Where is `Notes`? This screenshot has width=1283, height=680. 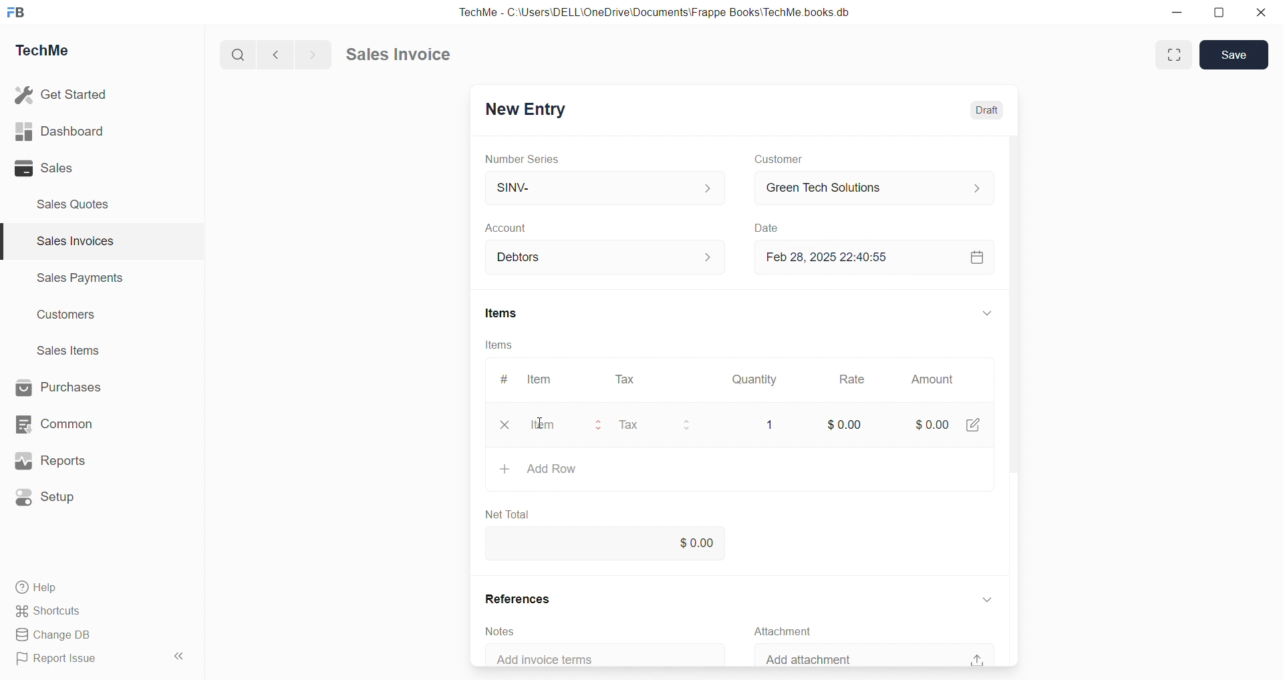
Notes is located at coordinates (501, 632).